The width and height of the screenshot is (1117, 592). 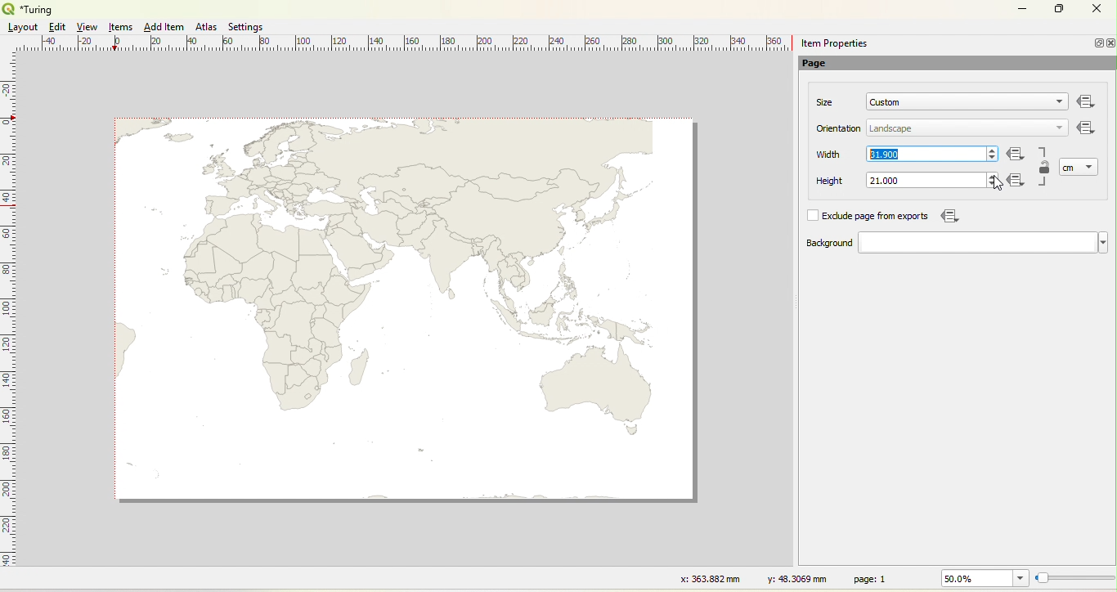 What do you see at coordinates (122, 28) in the screenshot?
I see `Items` at bounding box center [122, 28].